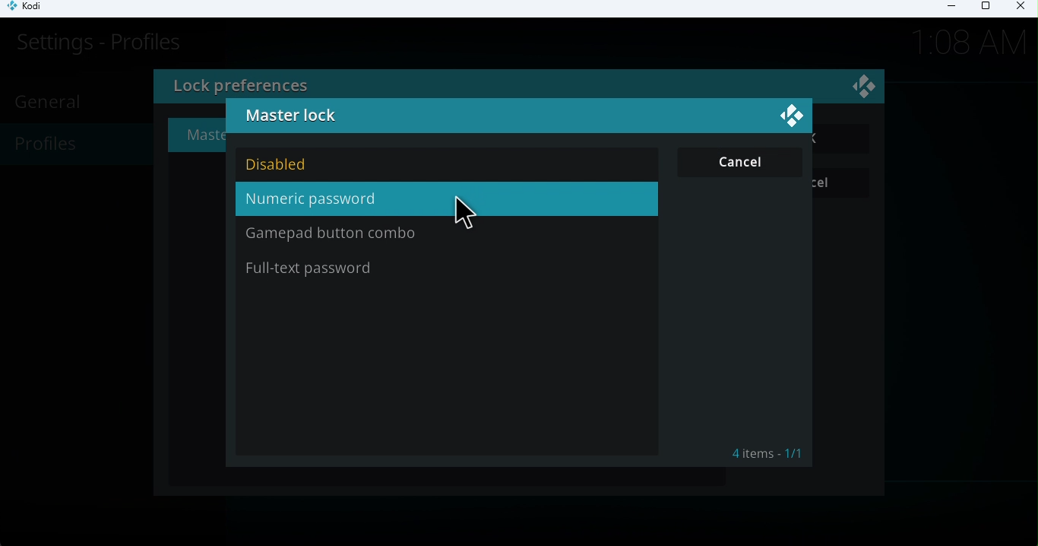  What do you see at coordinates (253, 79) in the screenshot?
I see `Lock preferences` at bounding box center [253, 79].